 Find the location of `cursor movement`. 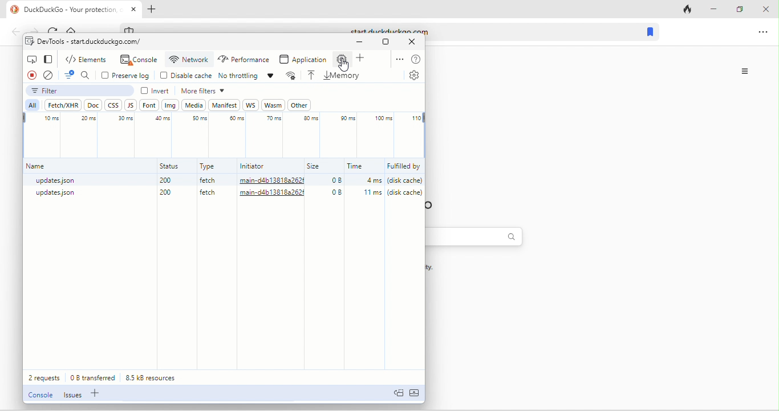

cursor movement is located at coordinates (346, 67).